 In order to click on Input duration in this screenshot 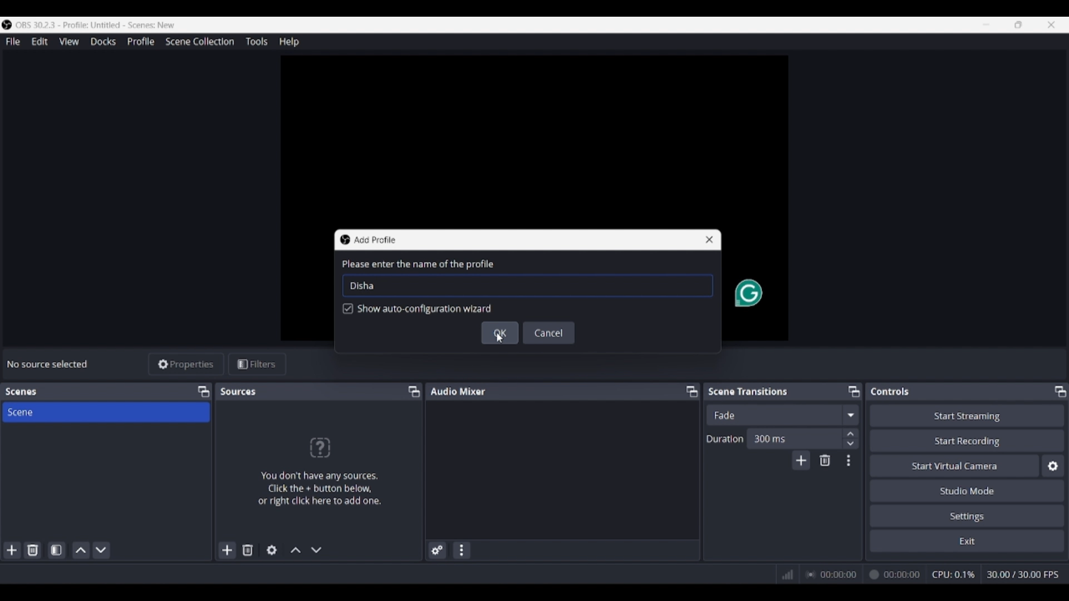, I will do `click(793, 438)`.